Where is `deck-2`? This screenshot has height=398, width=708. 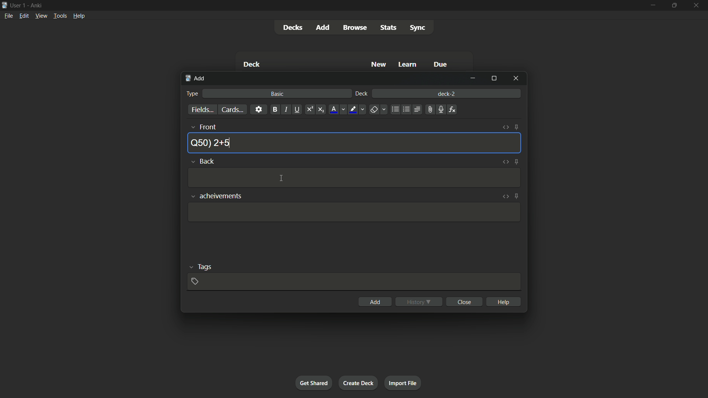 deck-2 is located at coordinates (447, 93).